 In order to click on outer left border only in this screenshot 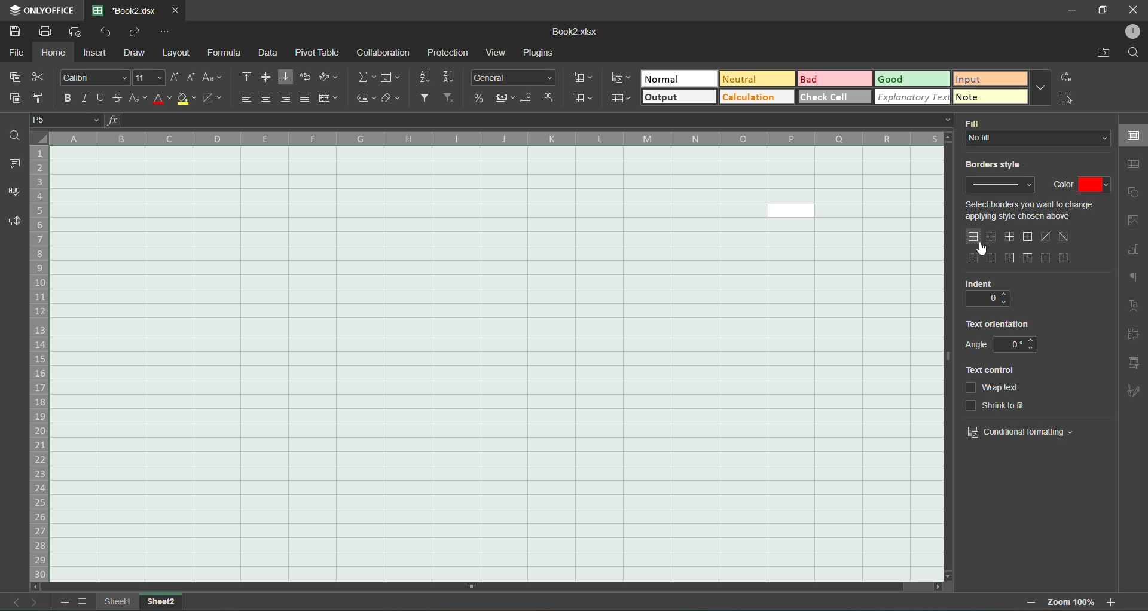, I will do `click(975, 258)`.